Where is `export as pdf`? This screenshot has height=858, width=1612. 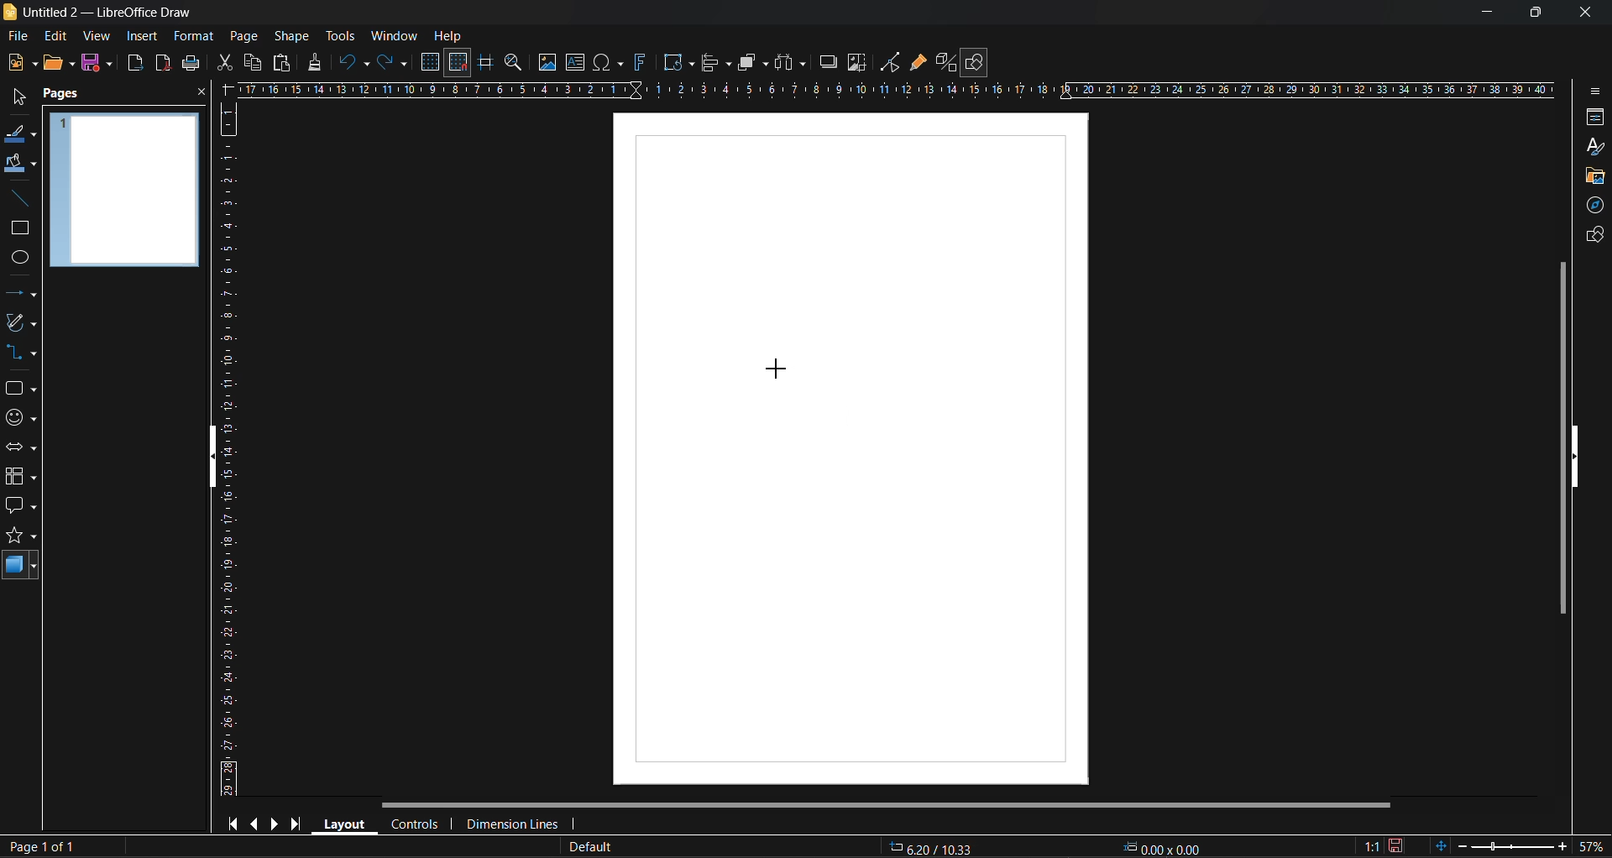 export as pdf is located at coordinates (160, 62).